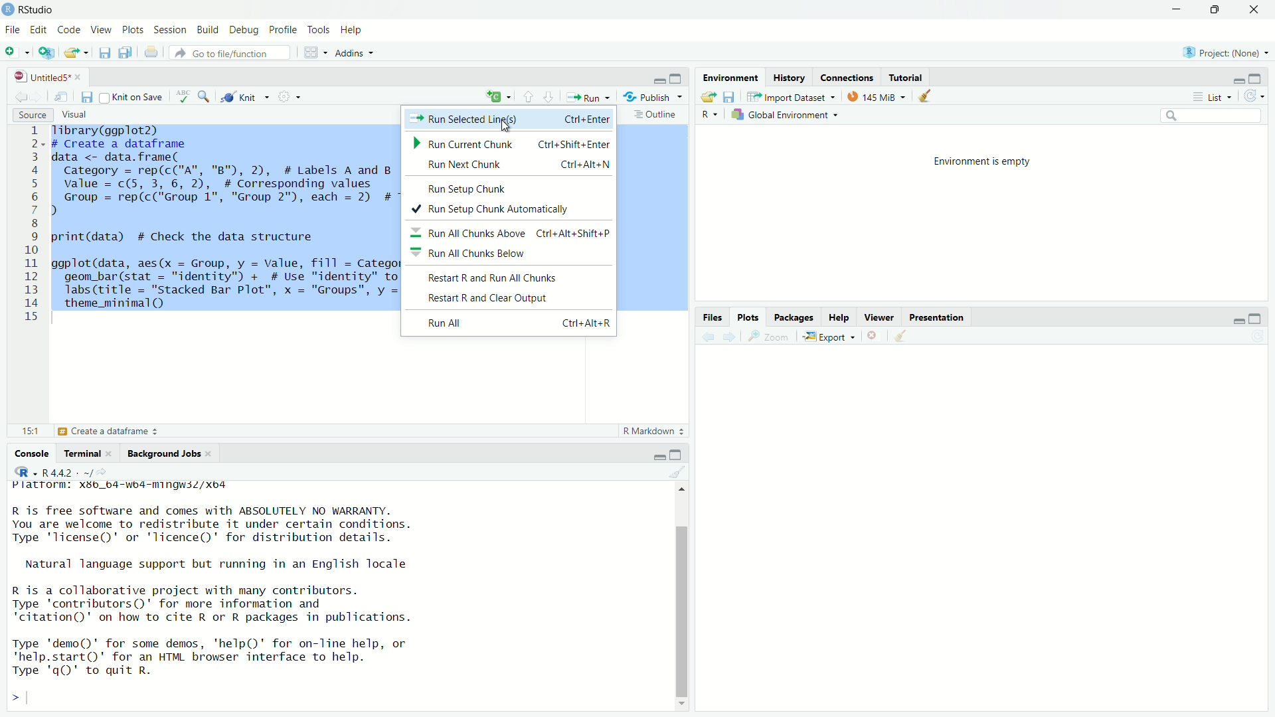 This screenshot has width=1275, height=717. What do you see at coordinates (78, 471) in the screenshot?
I see `R.4.4.2 ~/` at bounding box center [78, 471].